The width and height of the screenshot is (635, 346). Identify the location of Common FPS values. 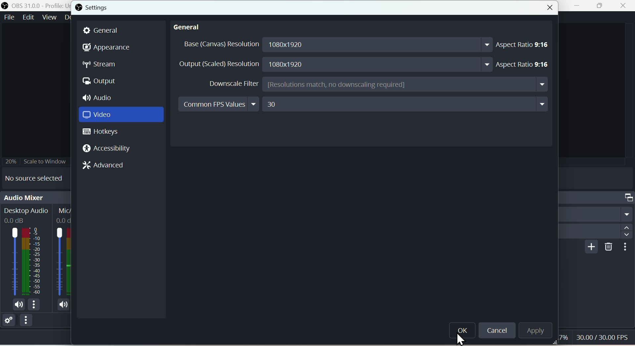
(364, 104).